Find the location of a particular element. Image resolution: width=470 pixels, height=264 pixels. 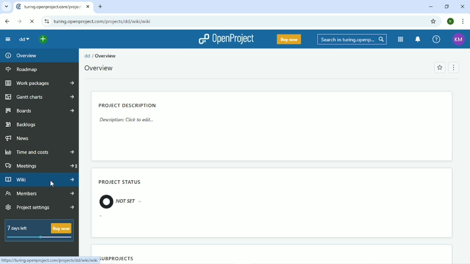

Time and costs is located at coordinates (39, 152).